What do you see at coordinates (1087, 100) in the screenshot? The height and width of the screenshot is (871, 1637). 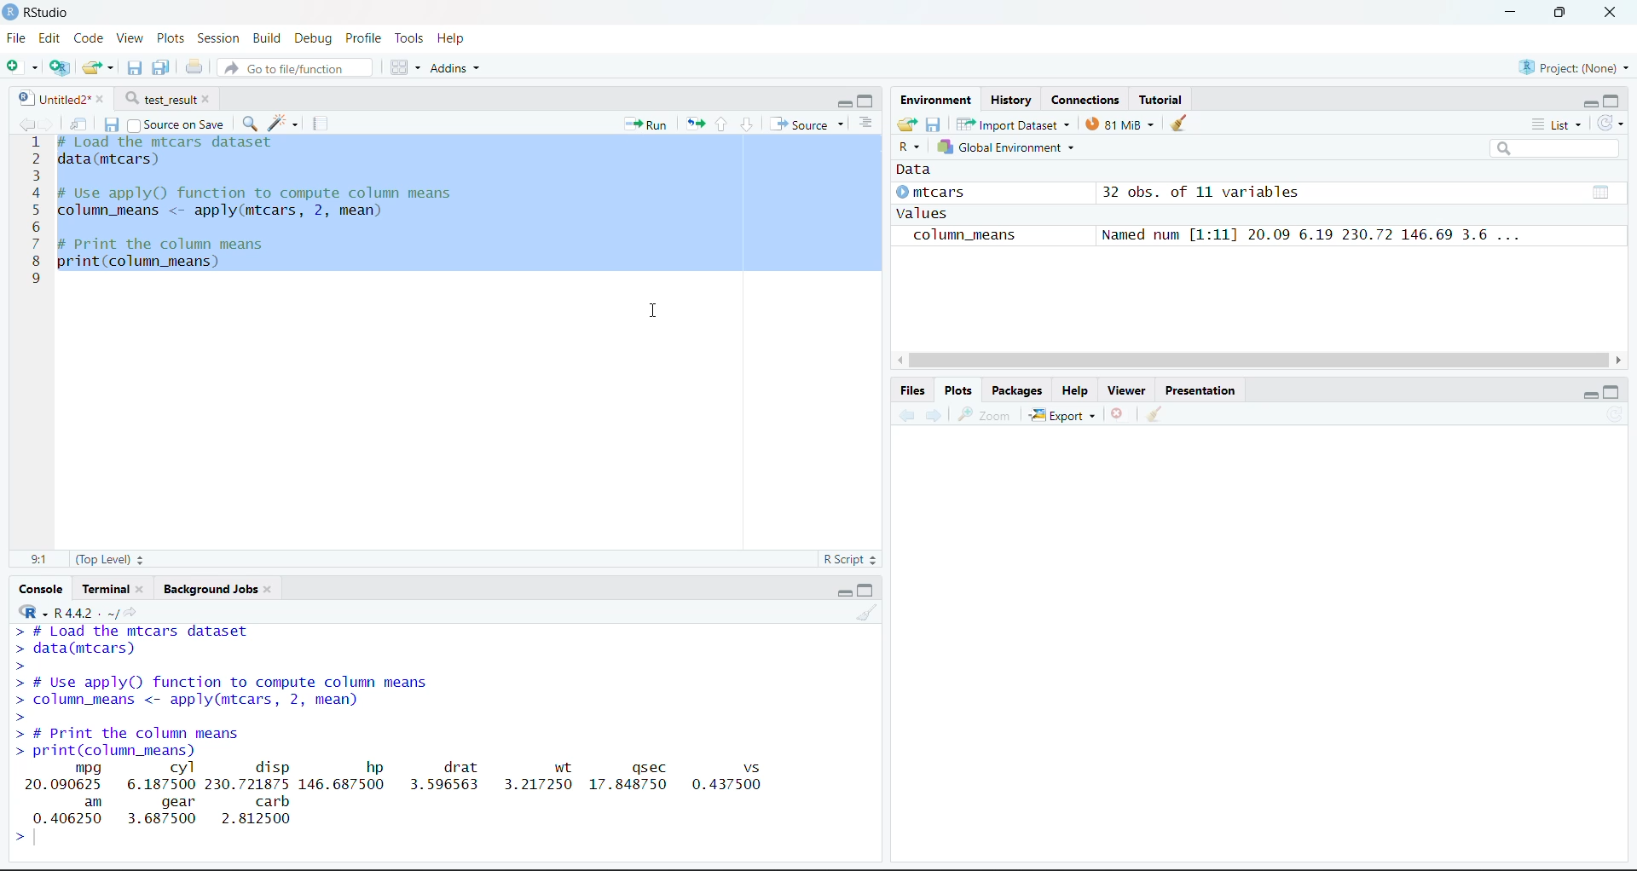 I see `Connections` at bounding box center [1087, 100].